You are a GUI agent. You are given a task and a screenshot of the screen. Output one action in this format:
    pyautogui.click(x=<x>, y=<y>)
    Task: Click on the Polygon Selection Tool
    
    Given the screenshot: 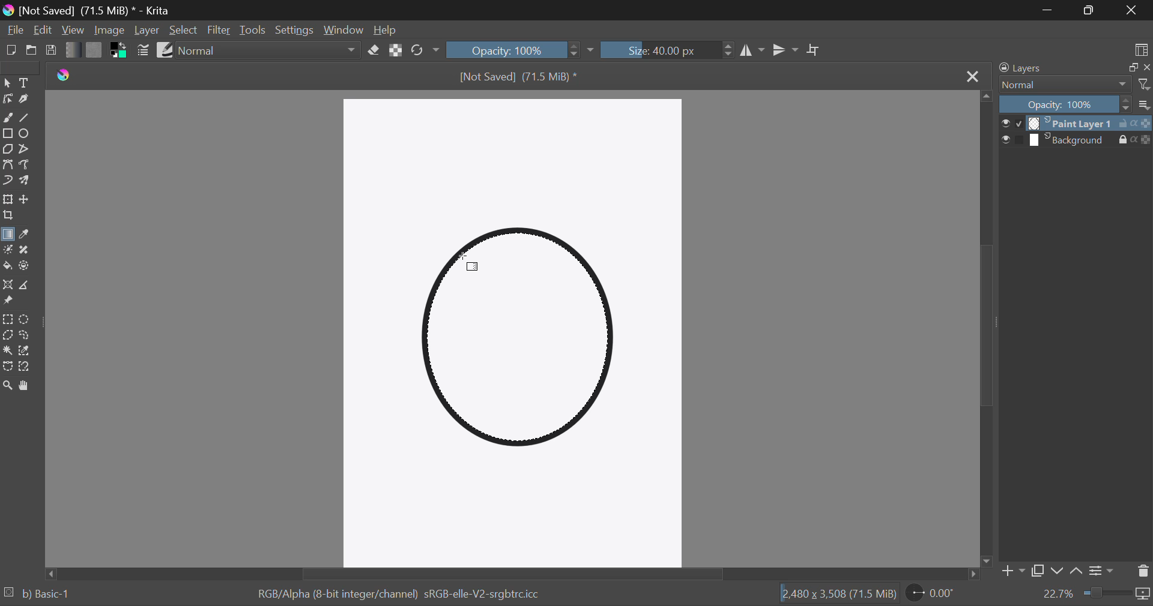 What is the action you would take?
    pyautogui.click(x=7, y=335)
    